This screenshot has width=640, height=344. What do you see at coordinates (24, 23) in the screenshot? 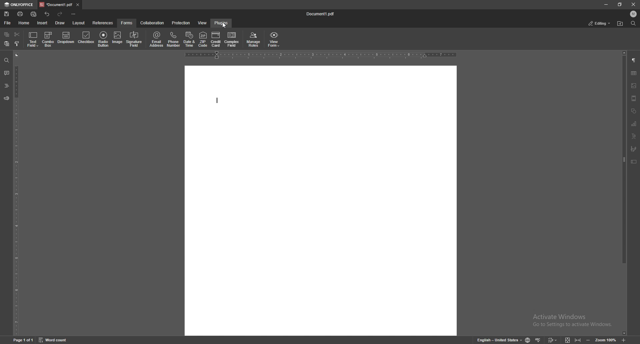
I see `home` at bounding box center [24, 23].